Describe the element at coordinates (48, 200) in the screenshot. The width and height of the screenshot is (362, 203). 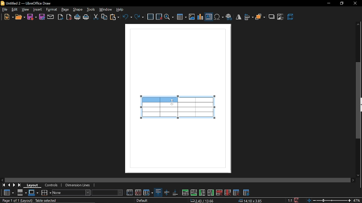
I see `table selected` at that location.